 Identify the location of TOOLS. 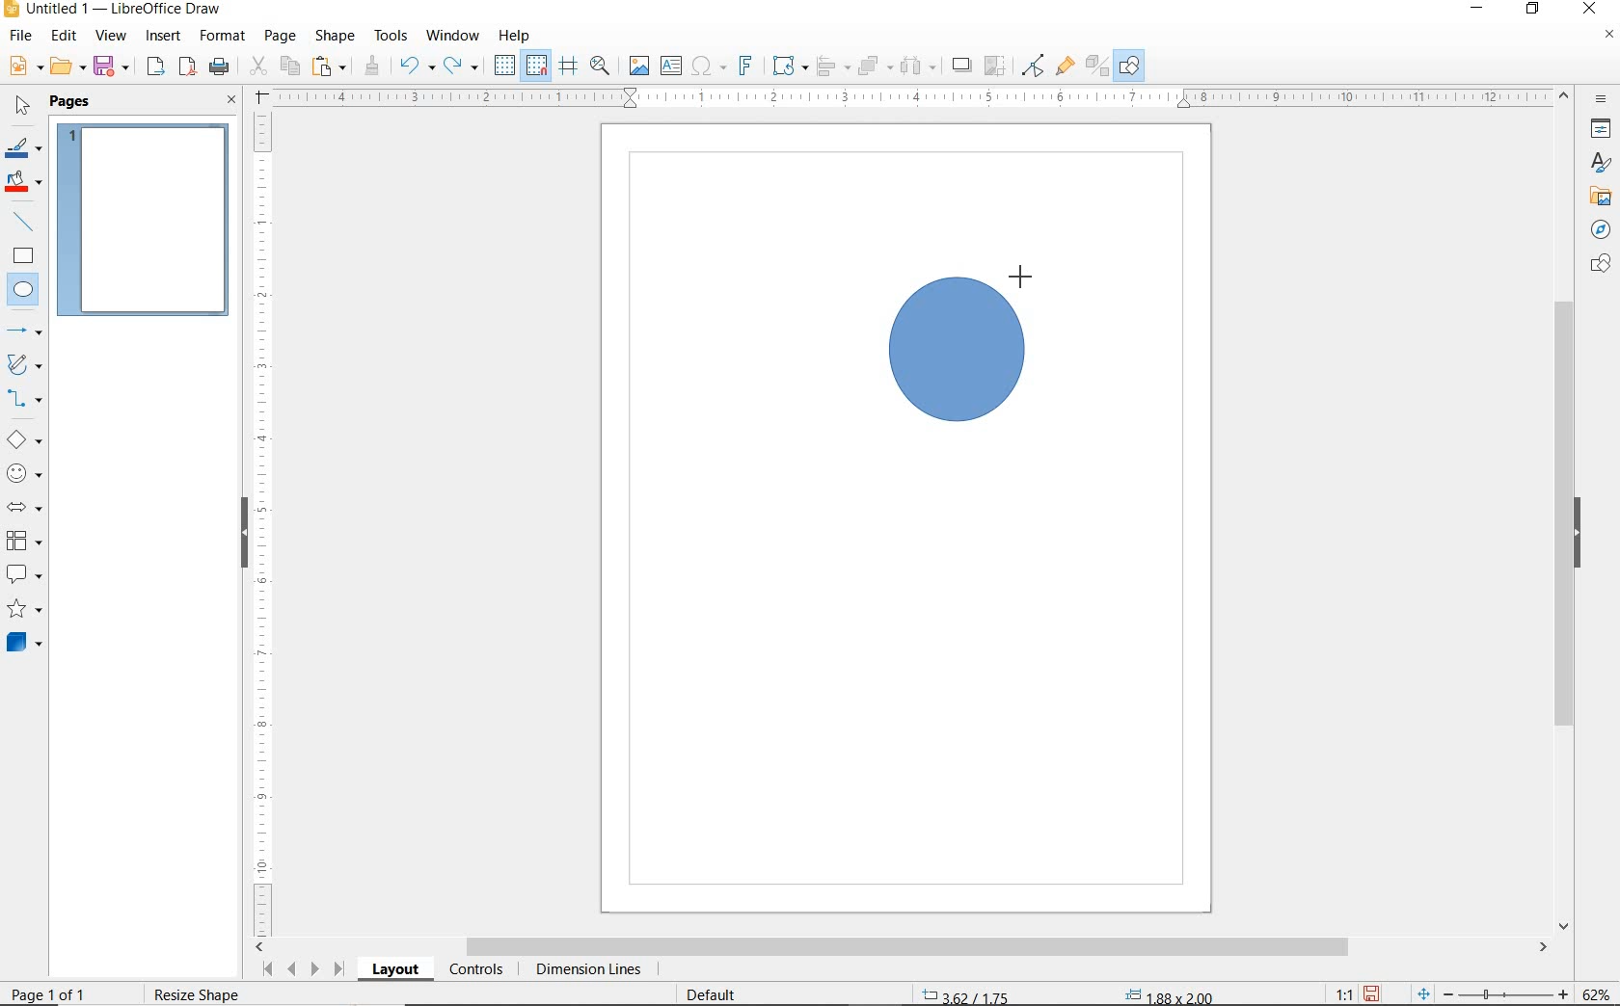
(391, 35).